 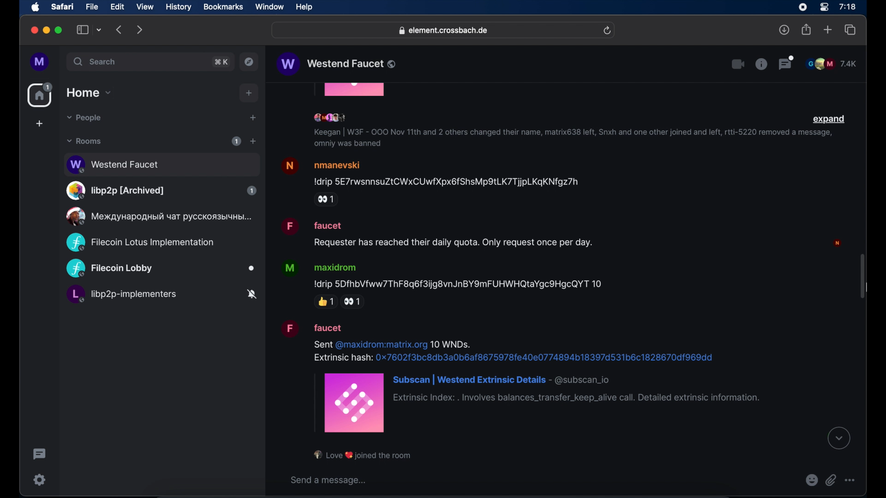 I want to click on minimize, so click(x=47, y=30).